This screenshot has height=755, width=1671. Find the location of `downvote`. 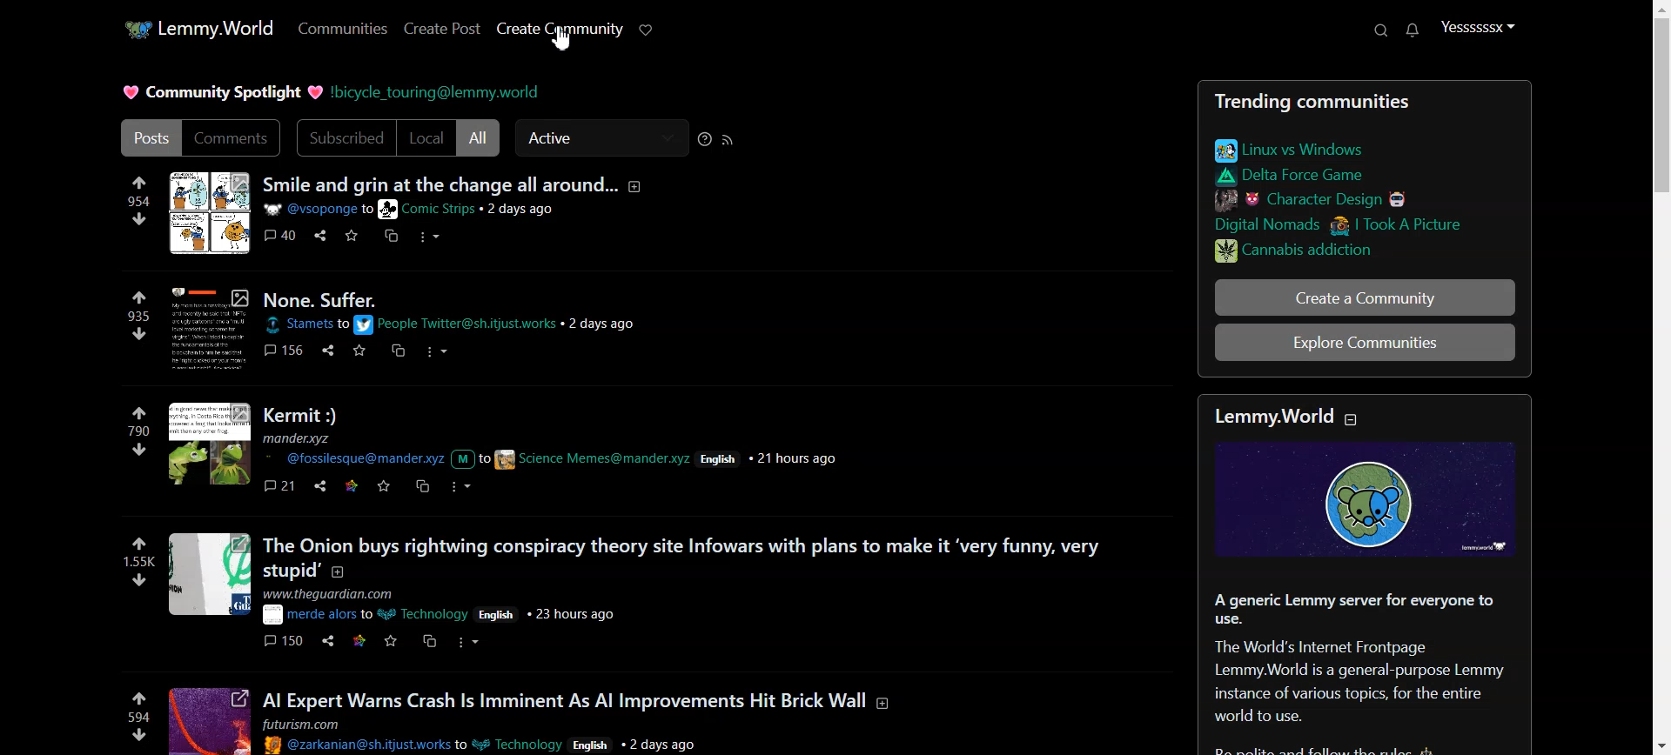

downvote is located at coordinates (143, 219).